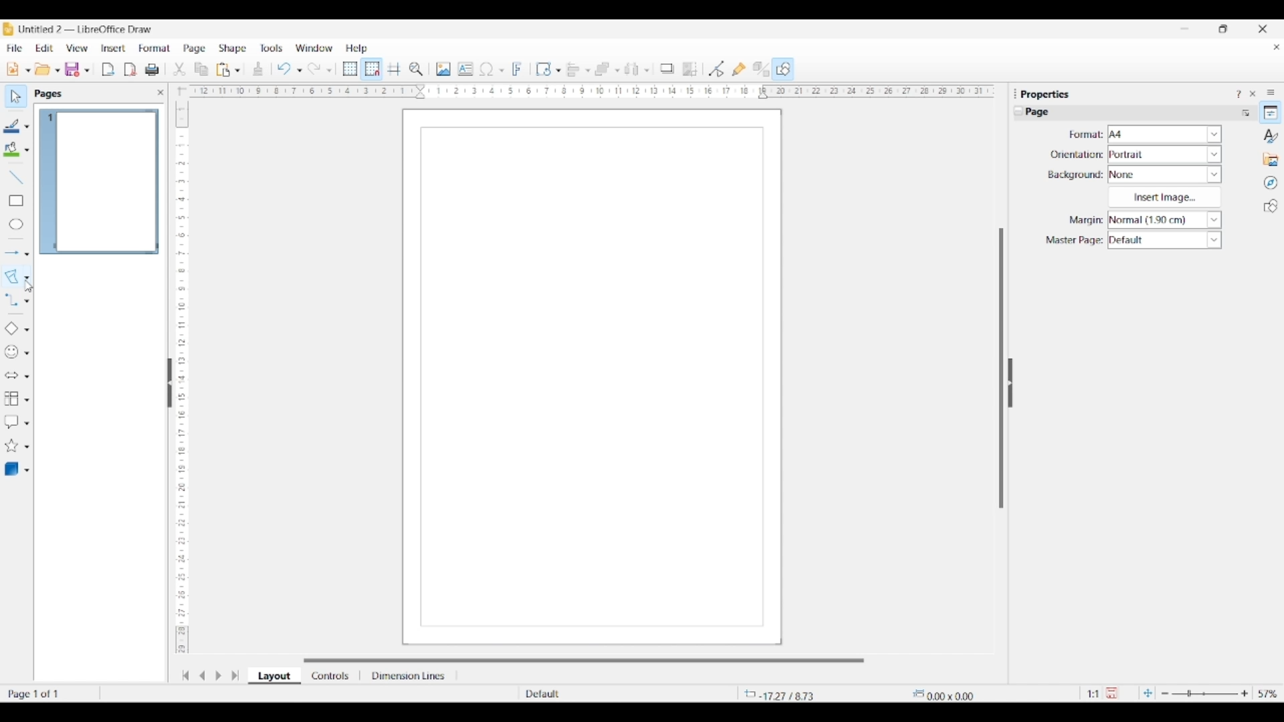 This screenshot has width=1284, height=722. I want to click on Margin options, so click(1164, 220).